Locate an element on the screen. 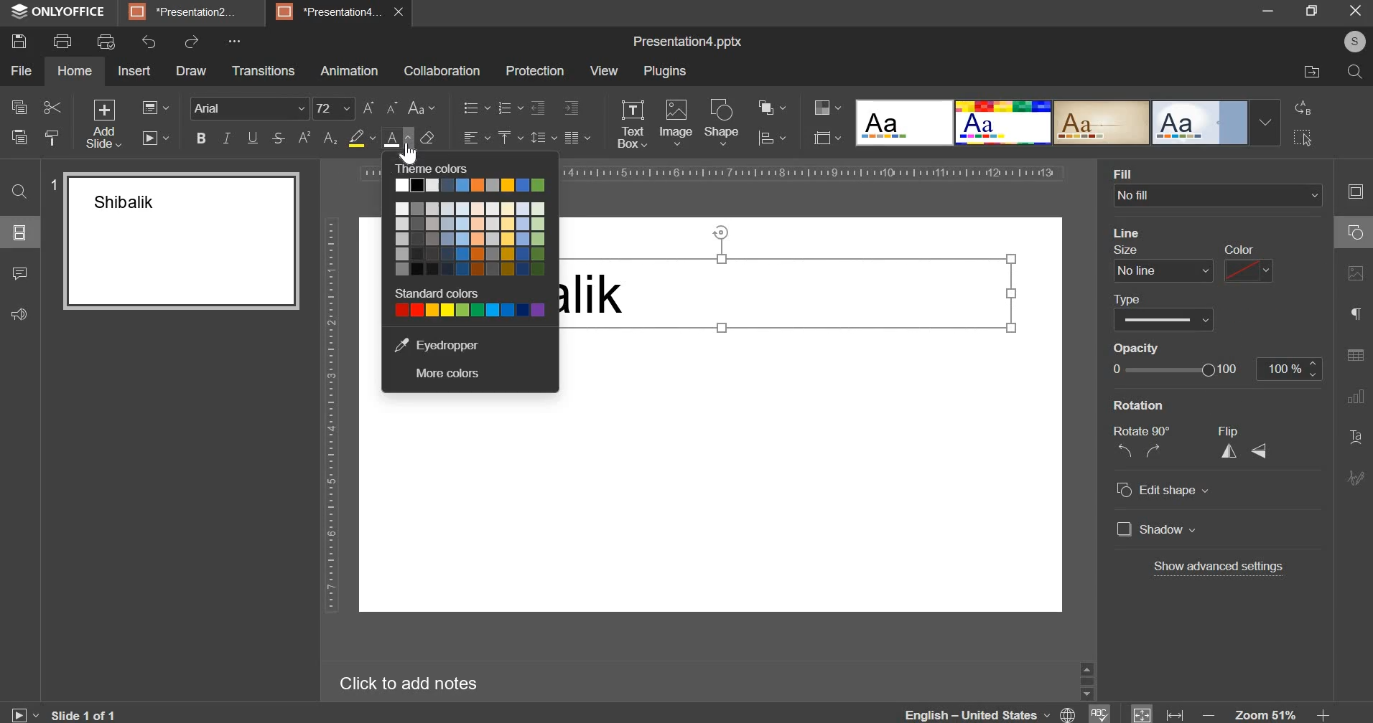 Image resolution: width=1373 pixels, height=723 pixels. Close is located at coordinates (1356, 11).